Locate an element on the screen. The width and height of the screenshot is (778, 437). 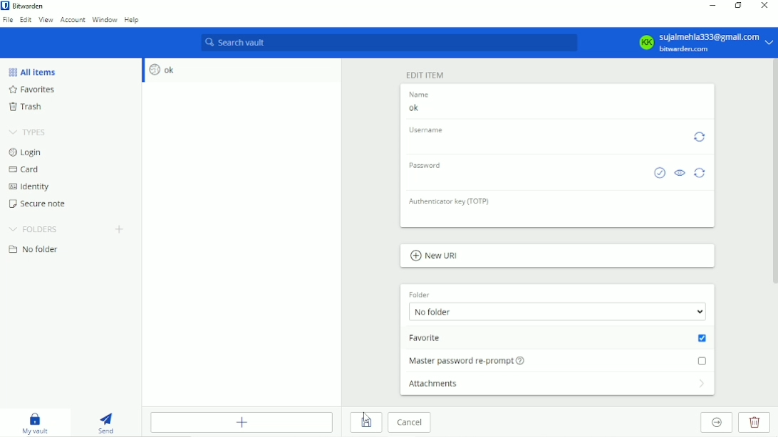
Types is located at coordinates (29, 130).